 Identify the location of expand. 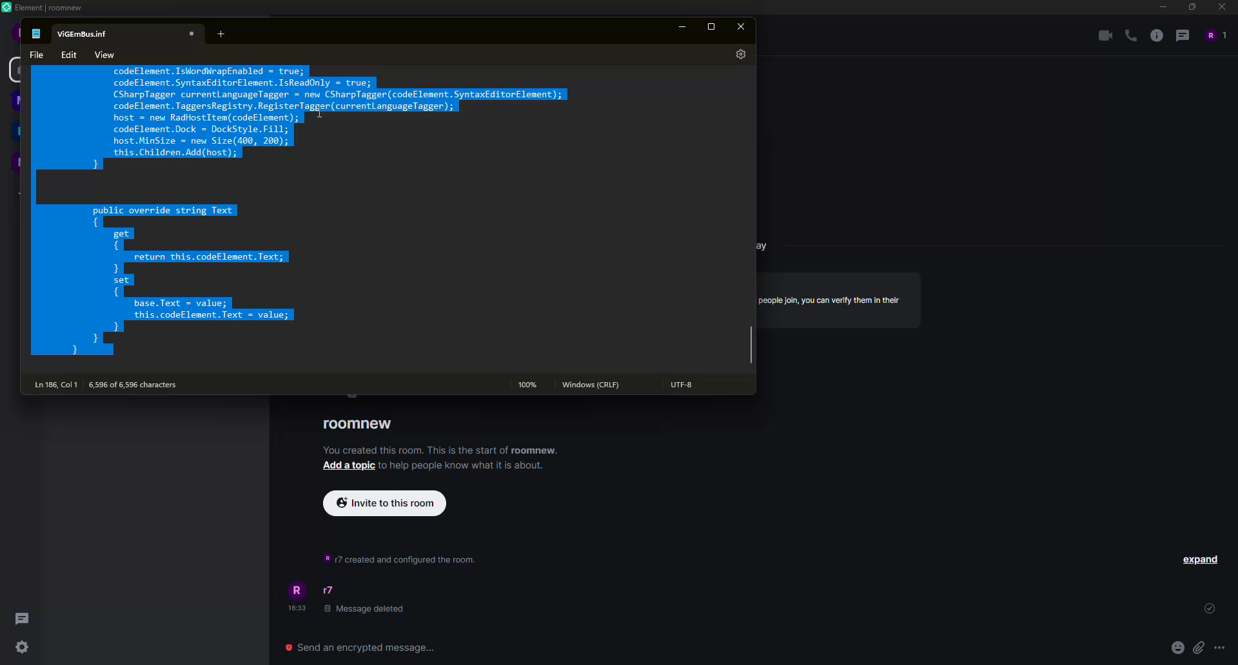
(1201, 559).